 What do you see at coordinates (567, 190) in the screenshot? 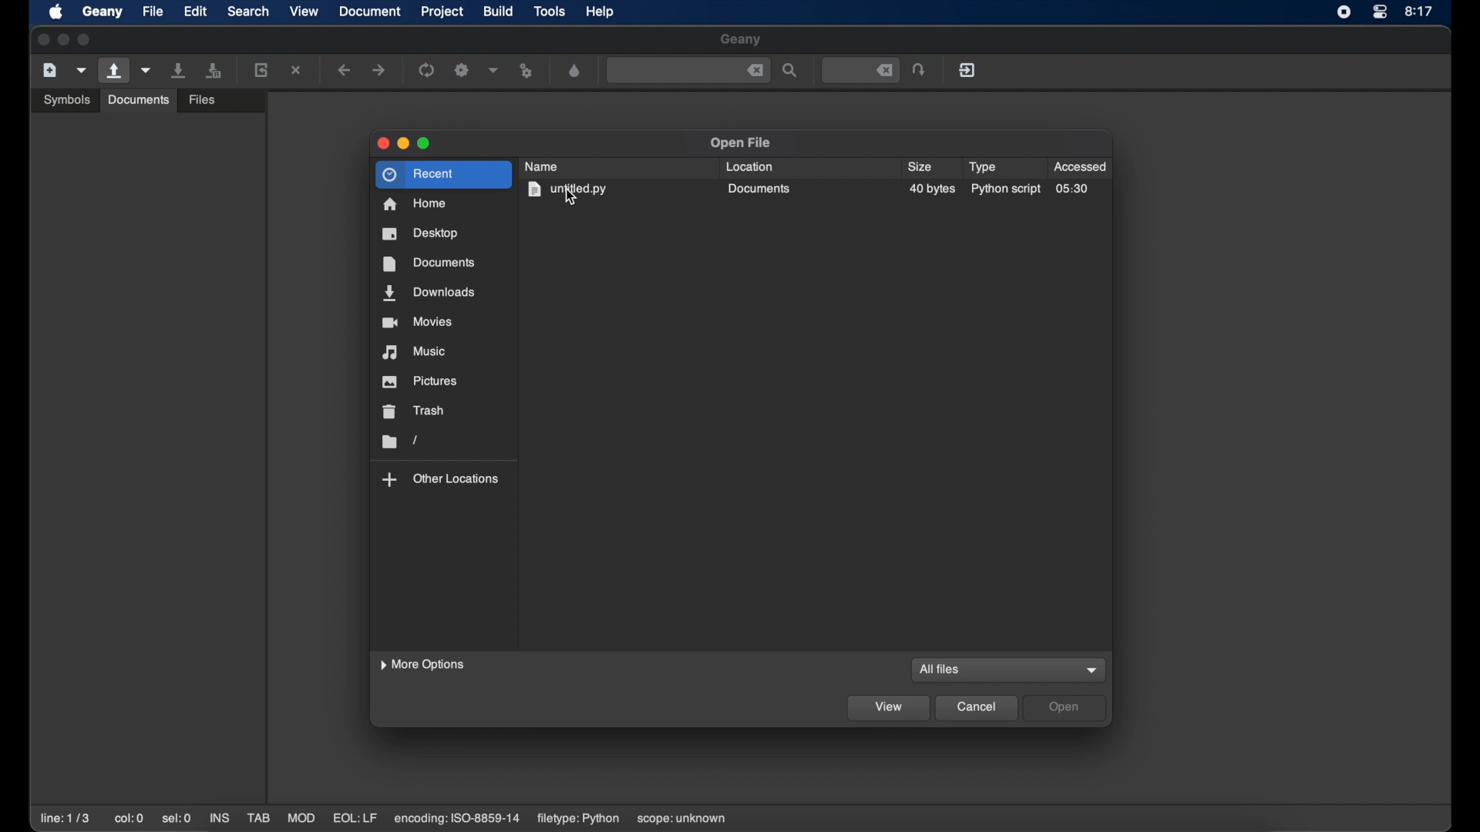
I see `untitled.py` at bounding box center [567, 190].